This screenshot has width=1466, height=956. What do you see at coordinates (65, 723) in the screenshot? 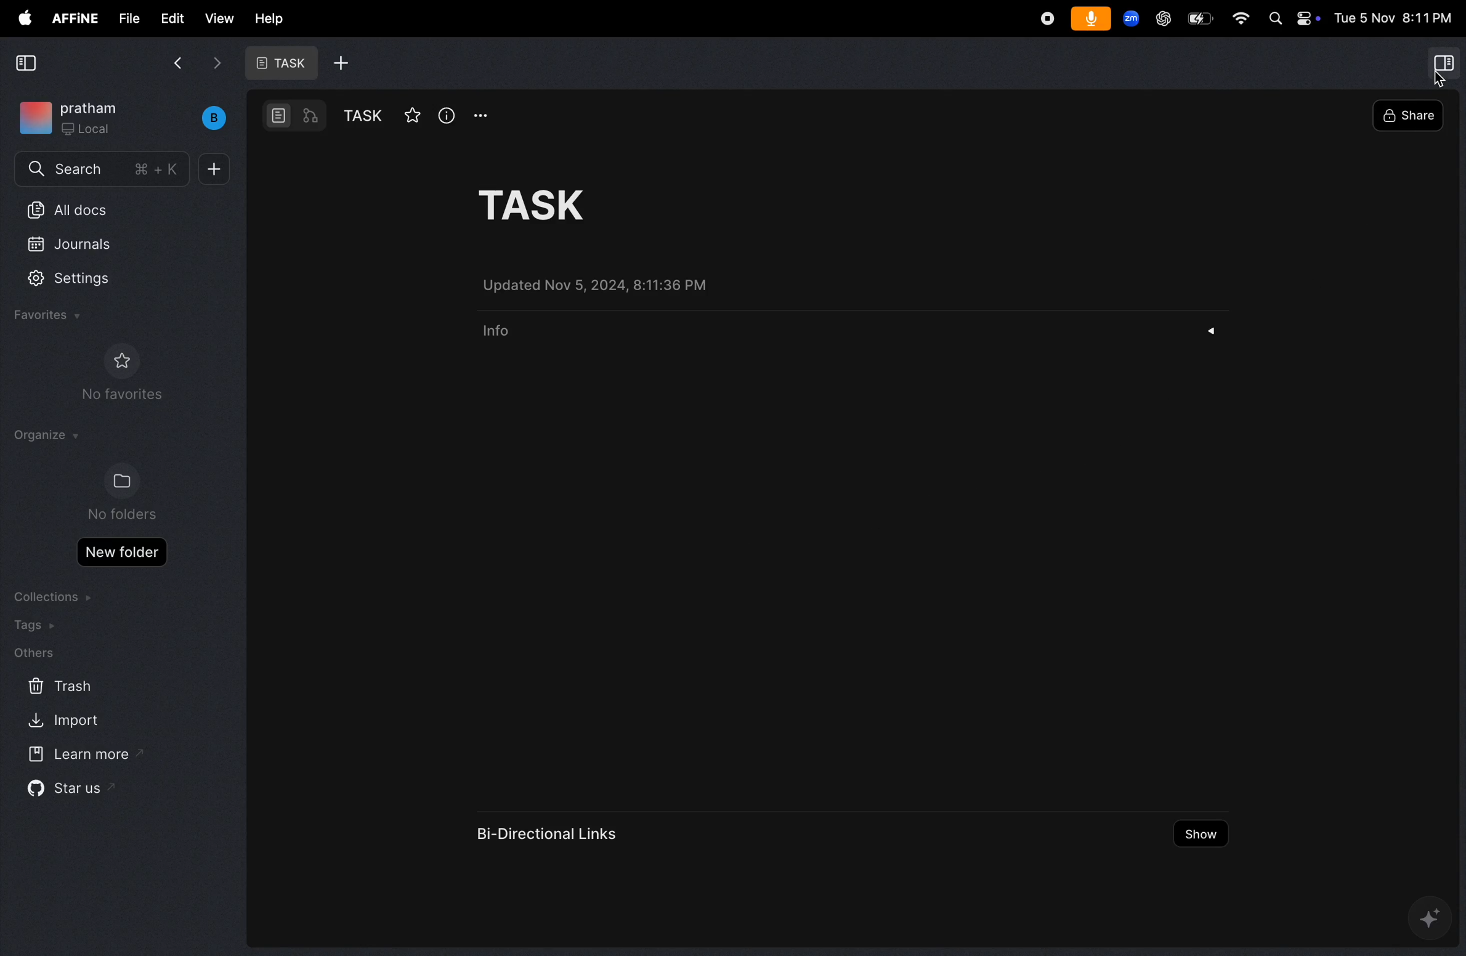
I see `import` at bounding box center [65, 723].